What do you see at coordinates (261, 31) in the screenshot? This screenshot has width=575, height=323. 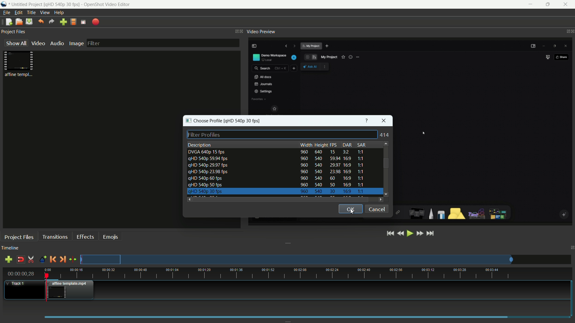 I see `video preview` at bounding box center [261, 31].